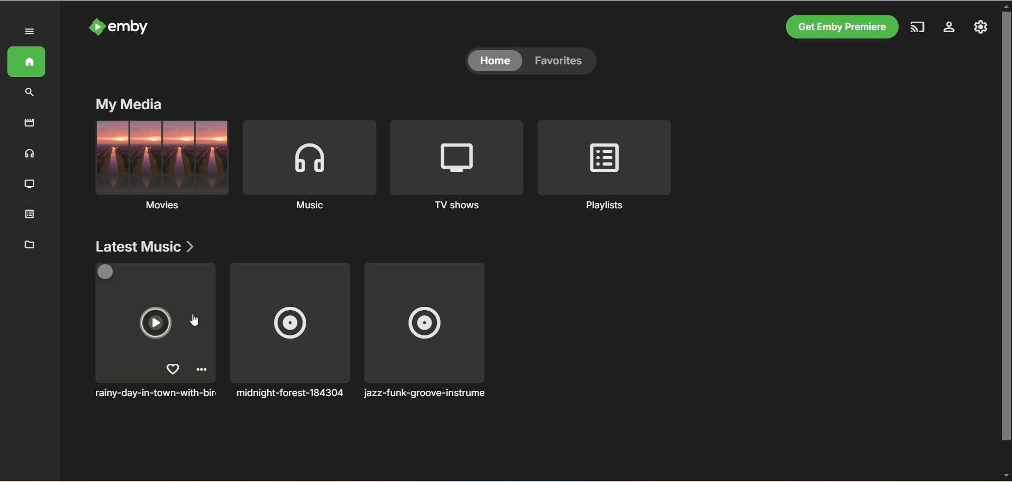 Image resolution: width=1012 pixels, height=482 pixels. Describe the element at coordinates (143, 245) in the screenshot. I see `latest music` at that location.